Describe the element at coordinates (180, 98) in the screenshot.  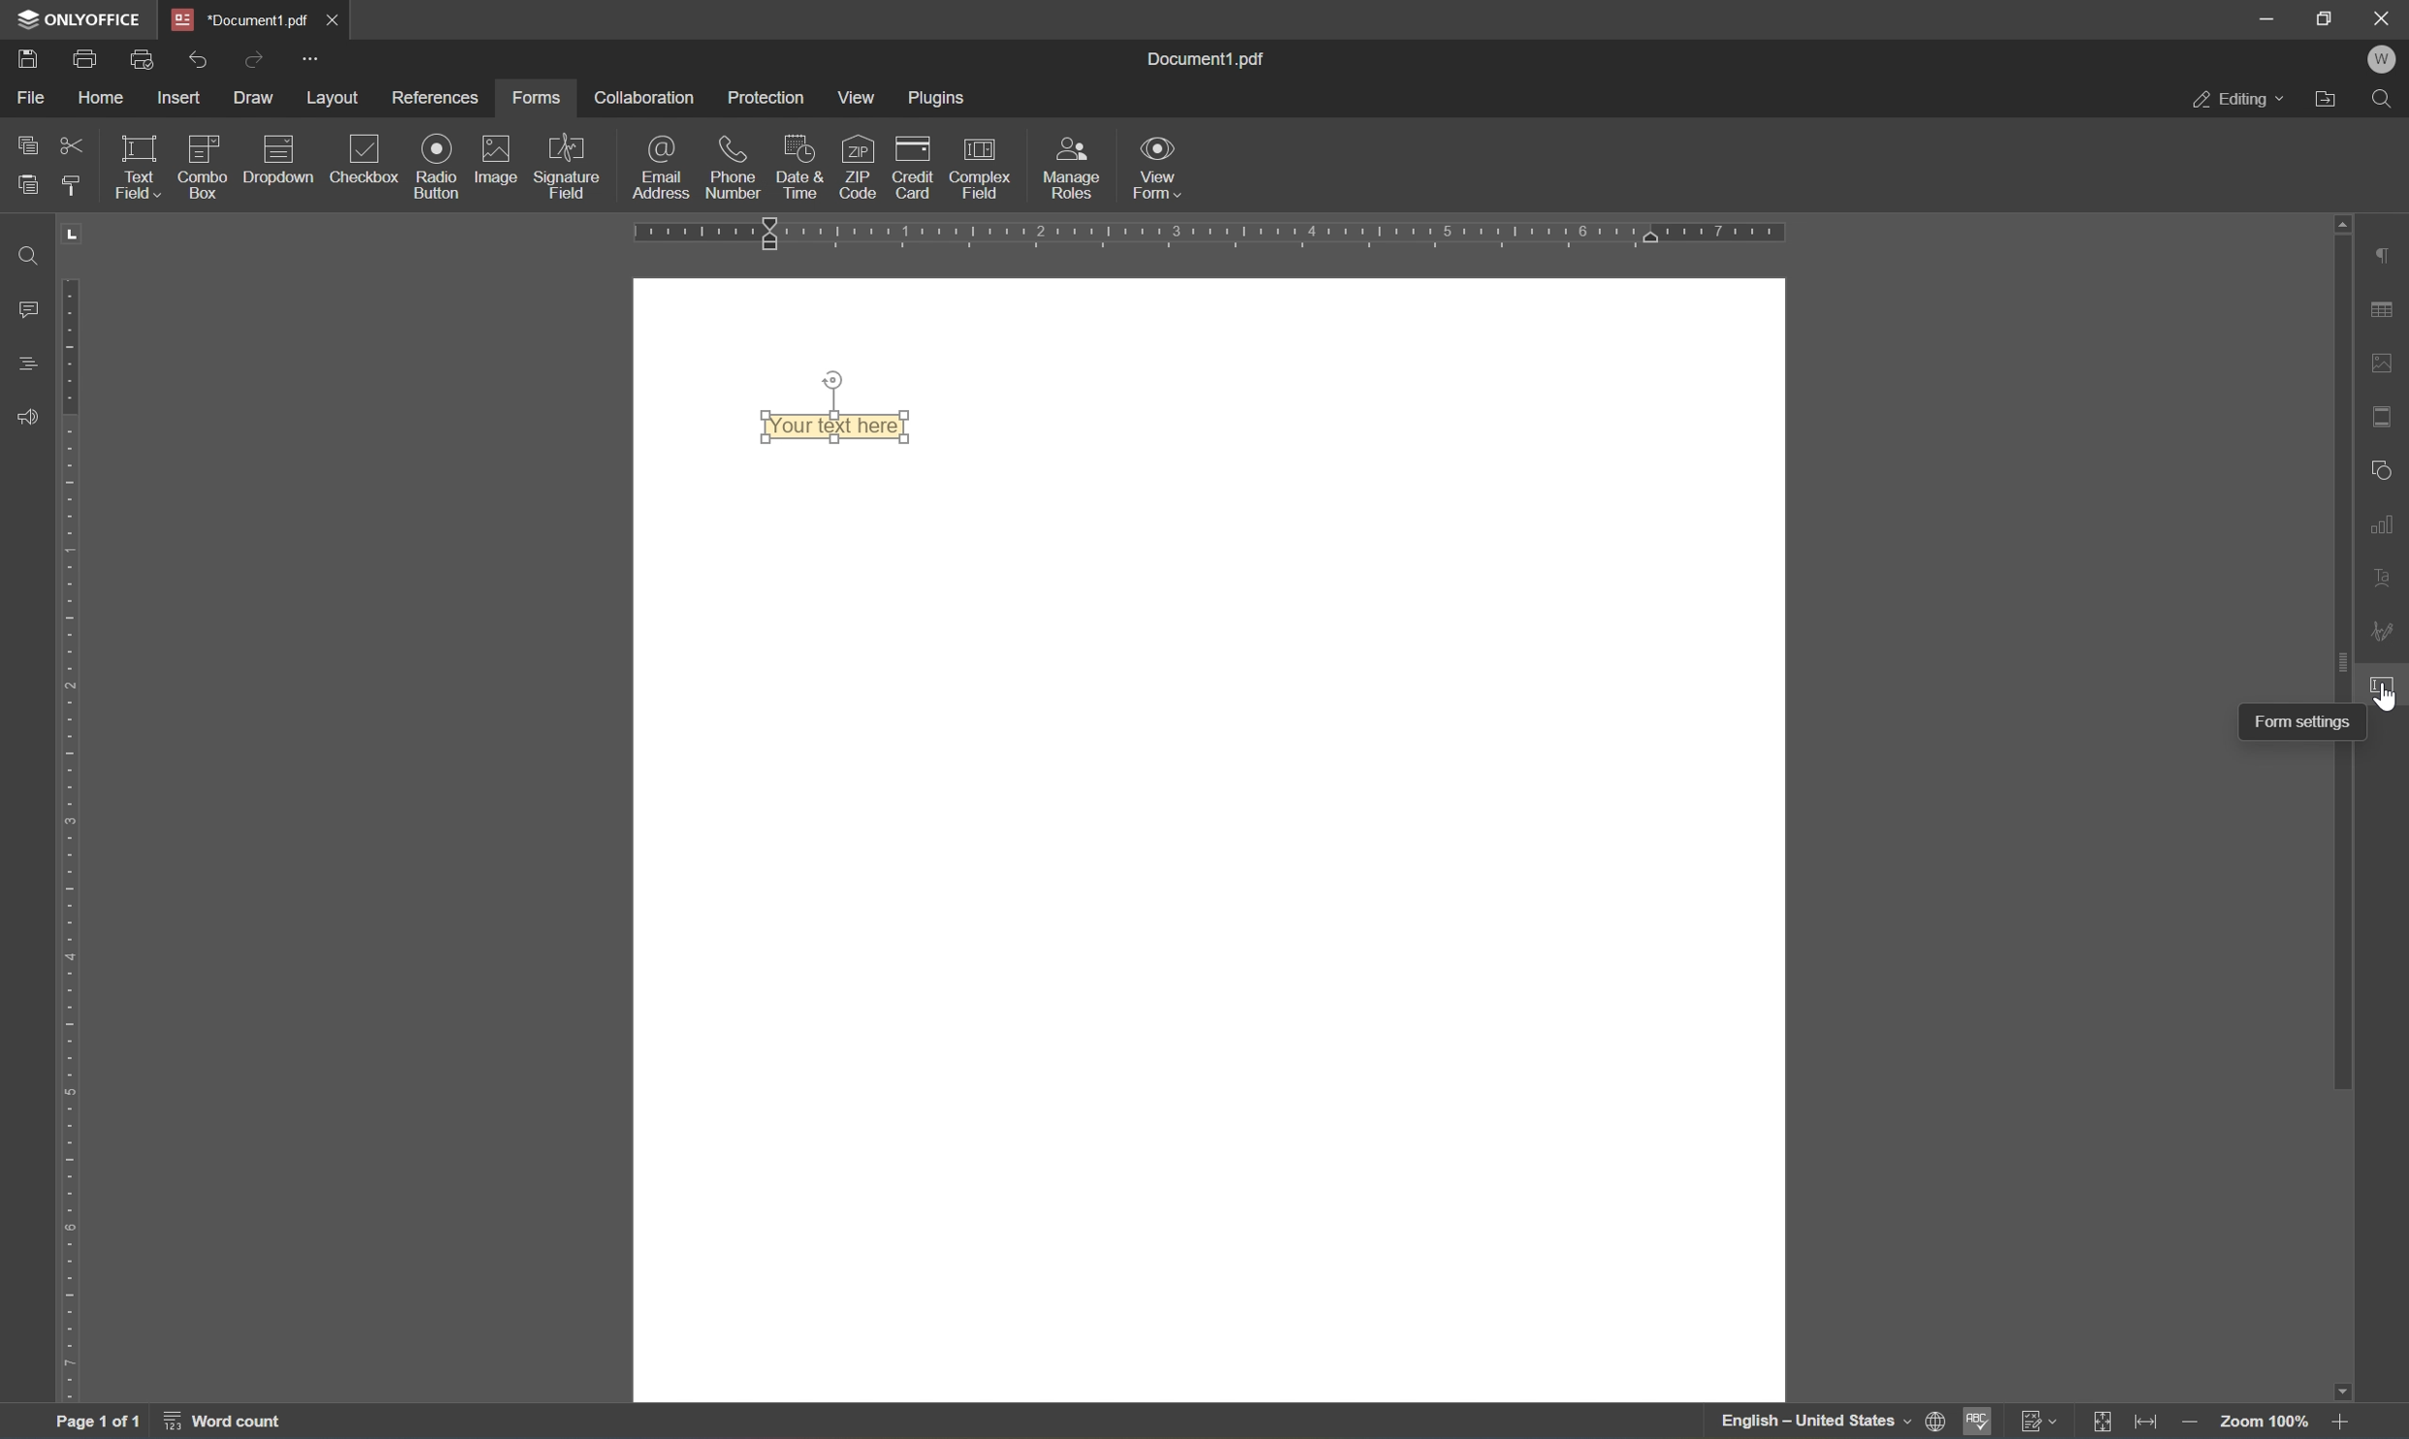
I see `insert` at that location.